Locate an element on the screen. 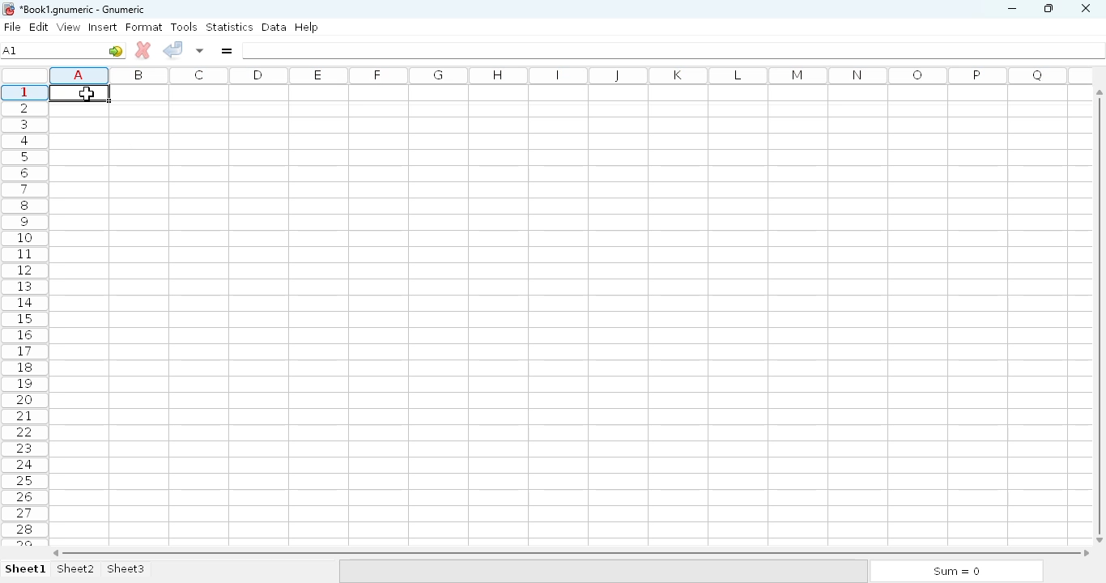  sheet1 is located at coordinates (26, 569).